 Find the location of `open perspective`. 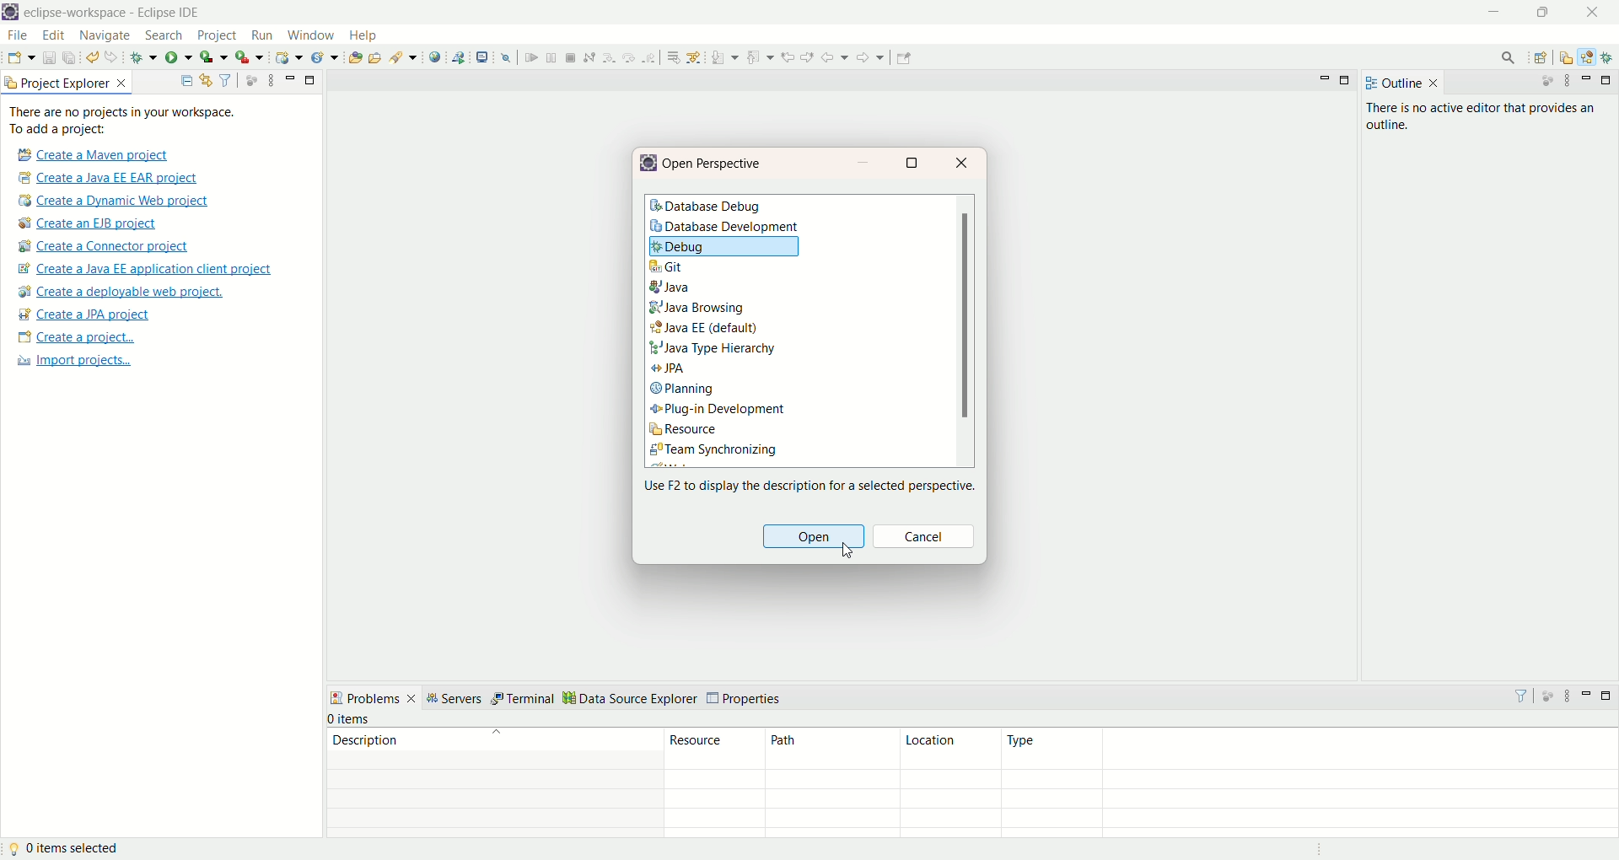

open perspective is located at coordinates (1541, 57).